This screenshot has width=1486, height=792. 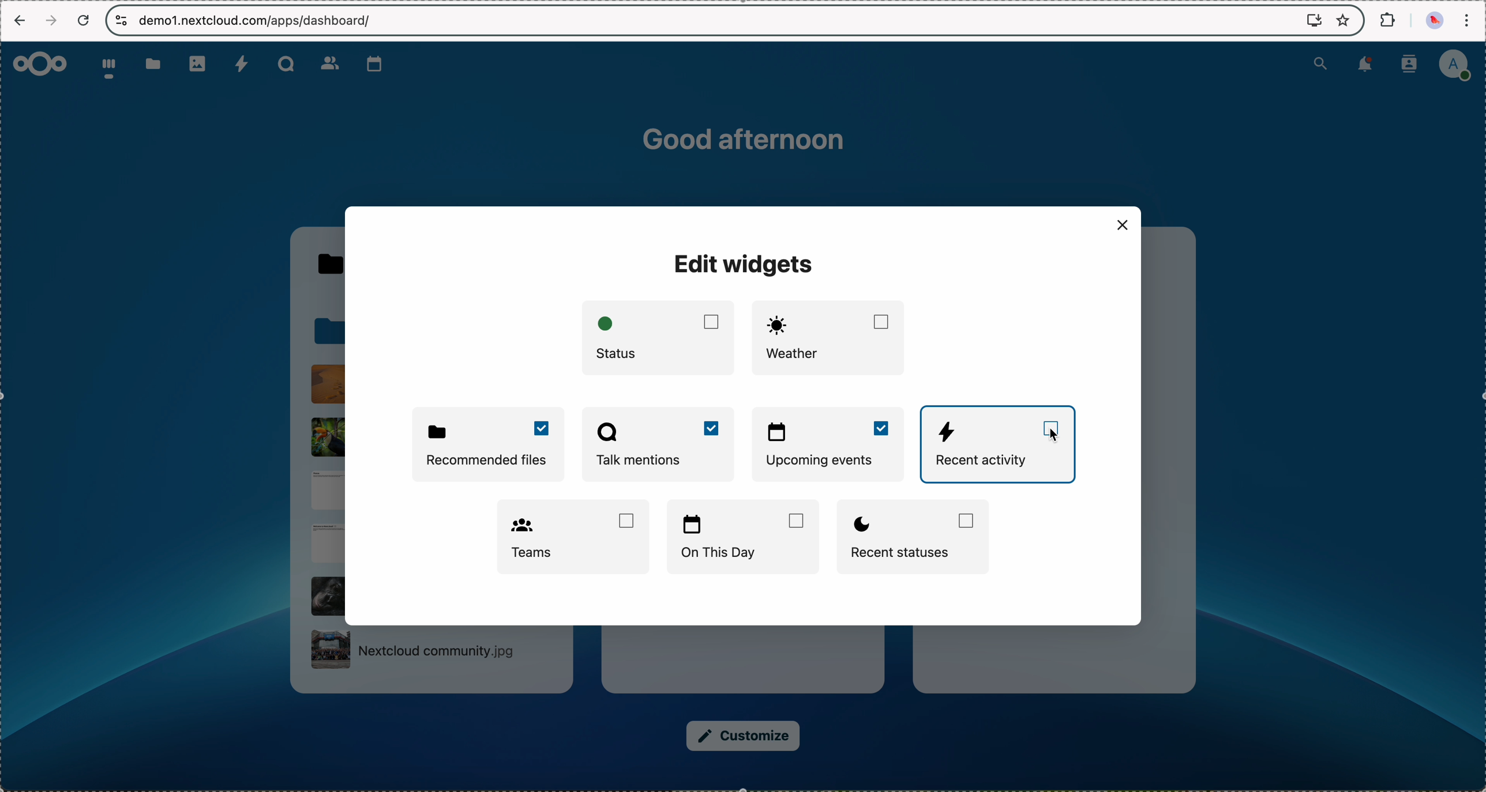 I want to click on recent statuses, so click(x=917, y=538).